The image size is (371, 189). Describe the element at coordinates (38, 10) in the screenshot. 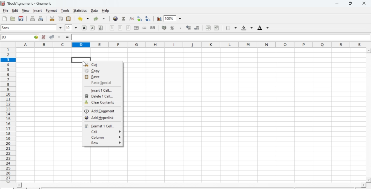

I see `Insert` at that location.